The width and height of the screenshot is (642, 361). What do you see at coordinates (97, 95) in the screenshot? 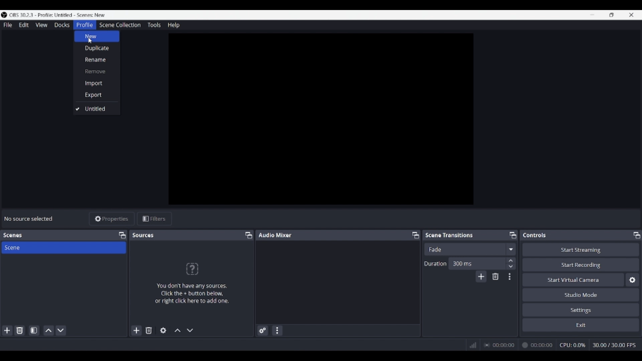
I see `Export` at bounding box center [97, 95].